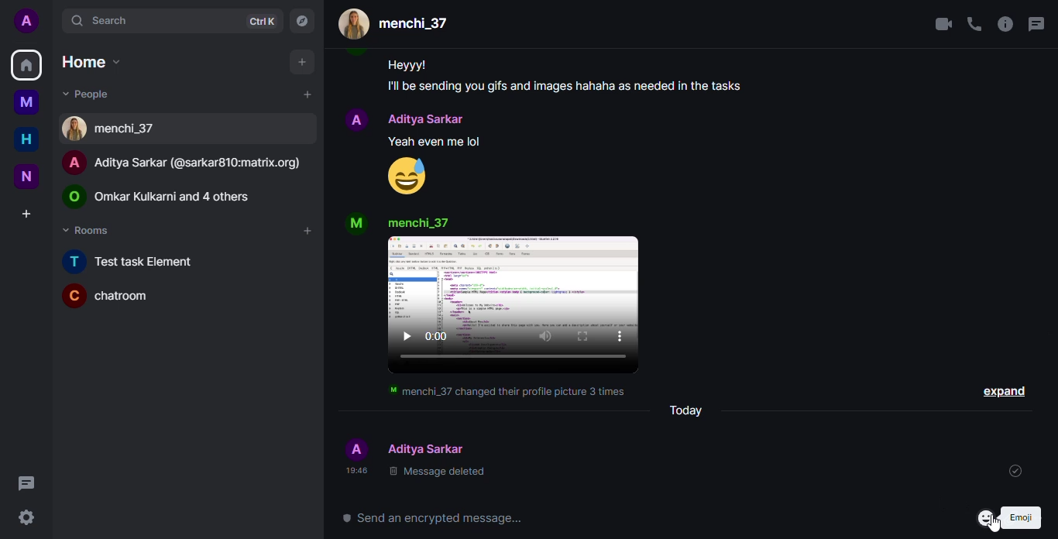 This screenshot has height=539, width=1058. What do you see at coordinates (353, 447) in the screenshot?
I see `profile` at bounding box center [353, 447].